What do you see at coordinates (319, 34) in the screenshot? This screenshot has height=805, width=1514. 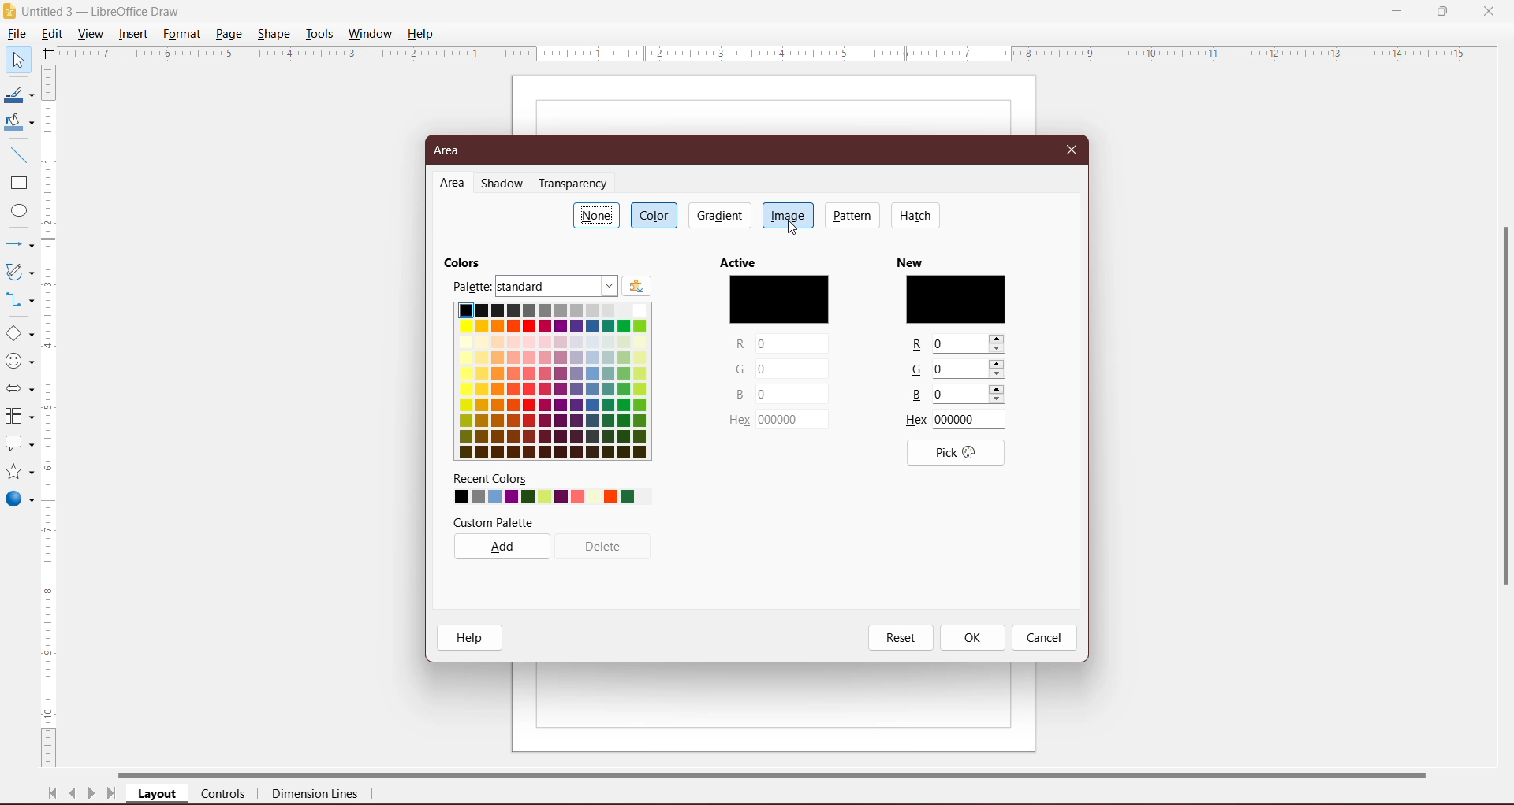 I see `Tools` at bounding box center [319, 34].